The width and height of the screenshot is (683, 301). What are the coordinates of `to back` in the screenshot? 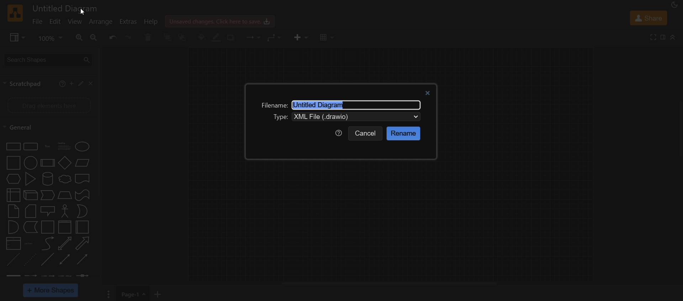 It's located at (184, 37).